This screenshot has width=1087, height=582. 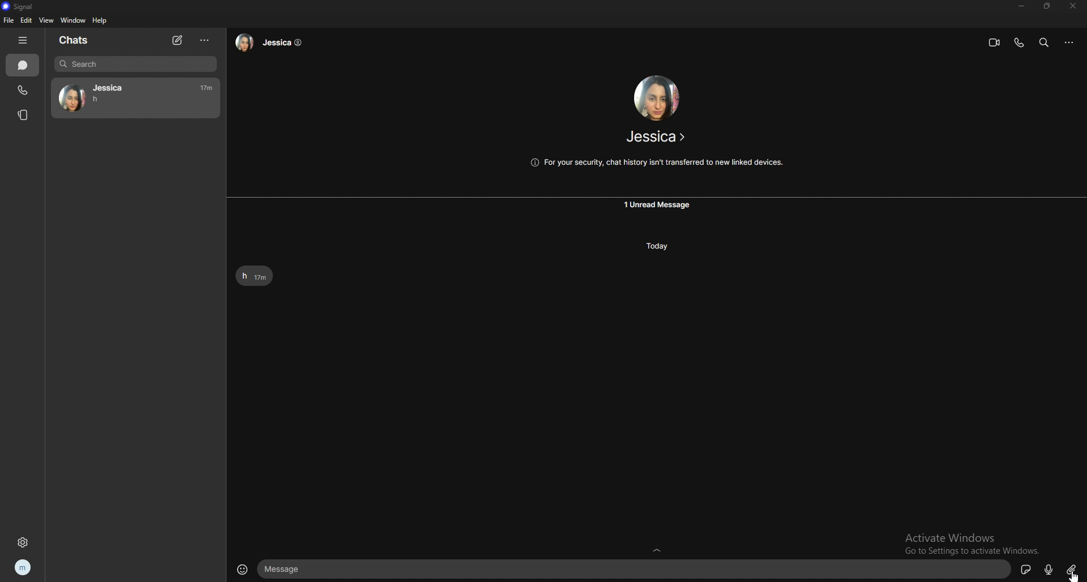 I want to click on close, so click(x=1071, y=7).